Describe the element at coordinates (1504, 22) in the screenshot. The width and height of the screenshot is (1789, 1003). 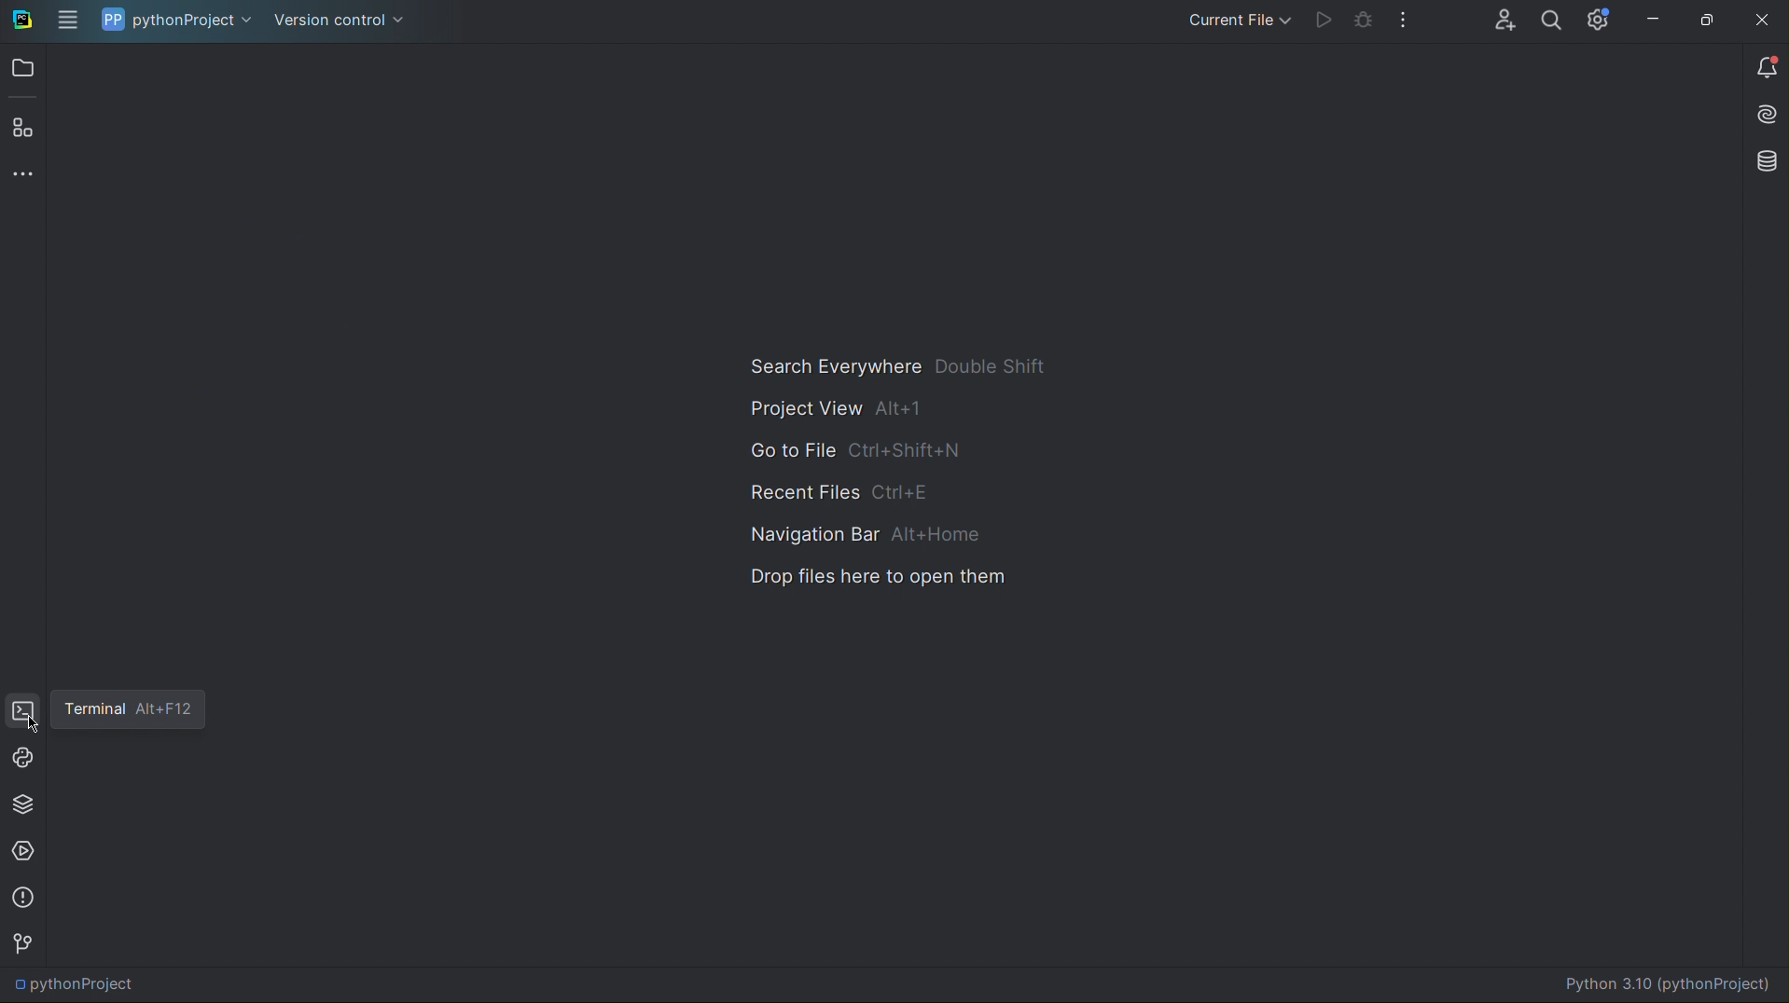
I see `Account` at that location.